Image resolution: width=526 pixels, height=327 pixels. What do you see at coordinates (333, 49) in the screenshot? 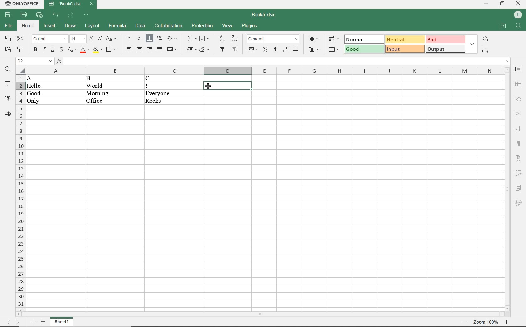
I see `format as table` at bounding box center [333, 49].